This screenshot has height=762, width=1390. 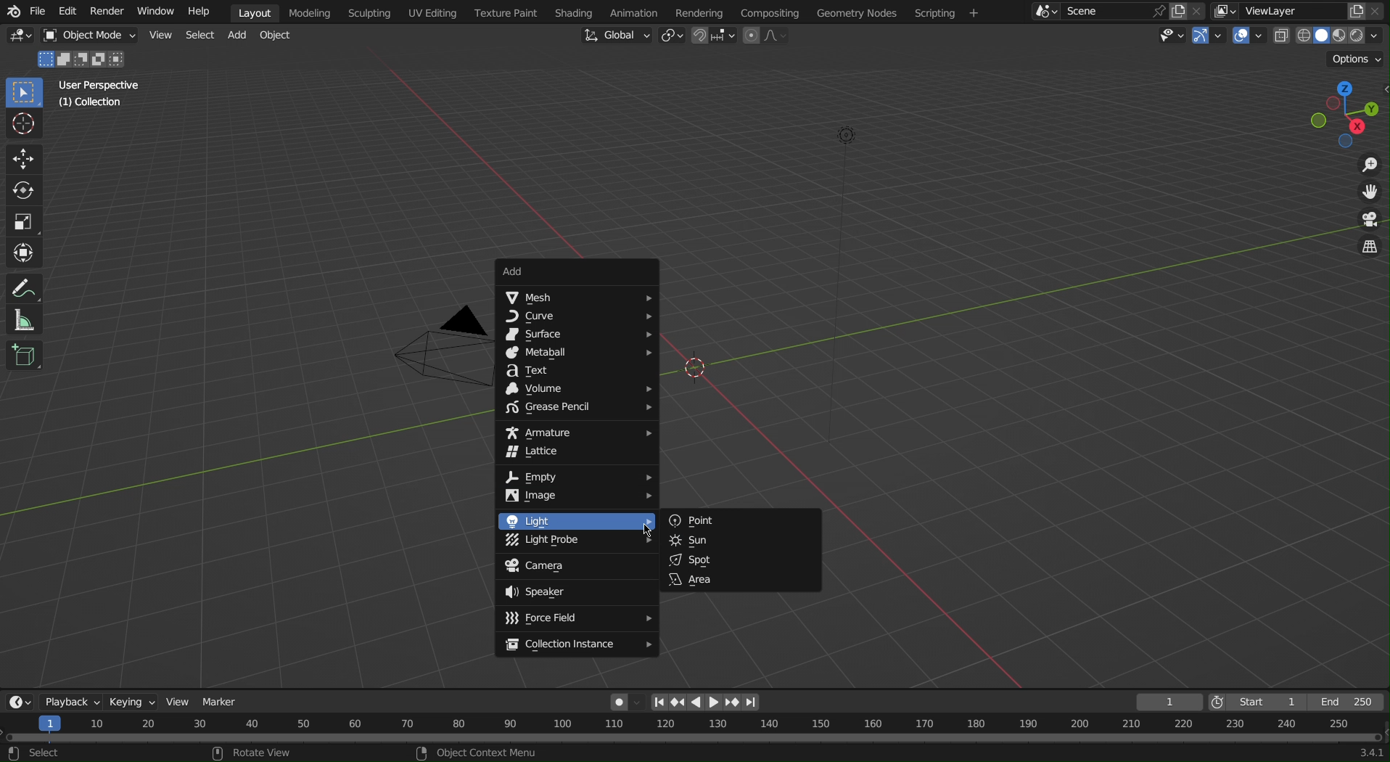 I want to click on Scripting, so click(x=947, y=12).